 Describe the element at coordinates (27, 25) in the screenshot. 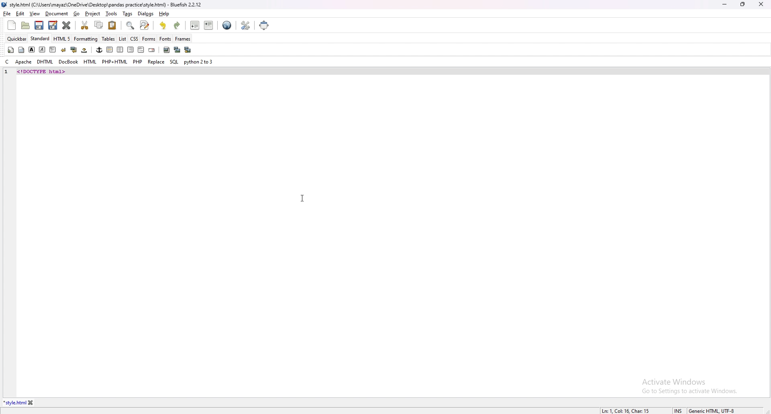

I see `open` at that location.